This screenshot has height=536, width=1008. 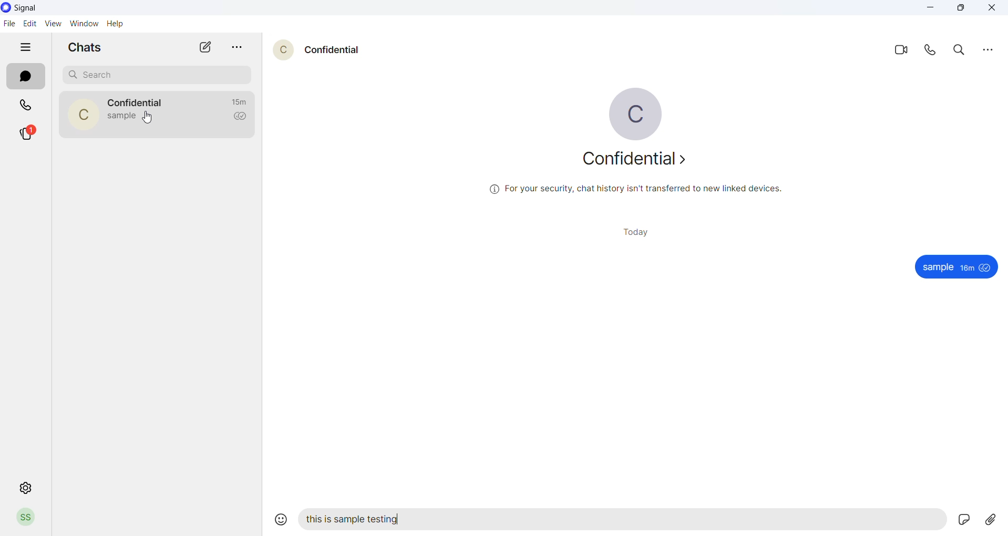 I want to click on call , so click(x=934, y=51).